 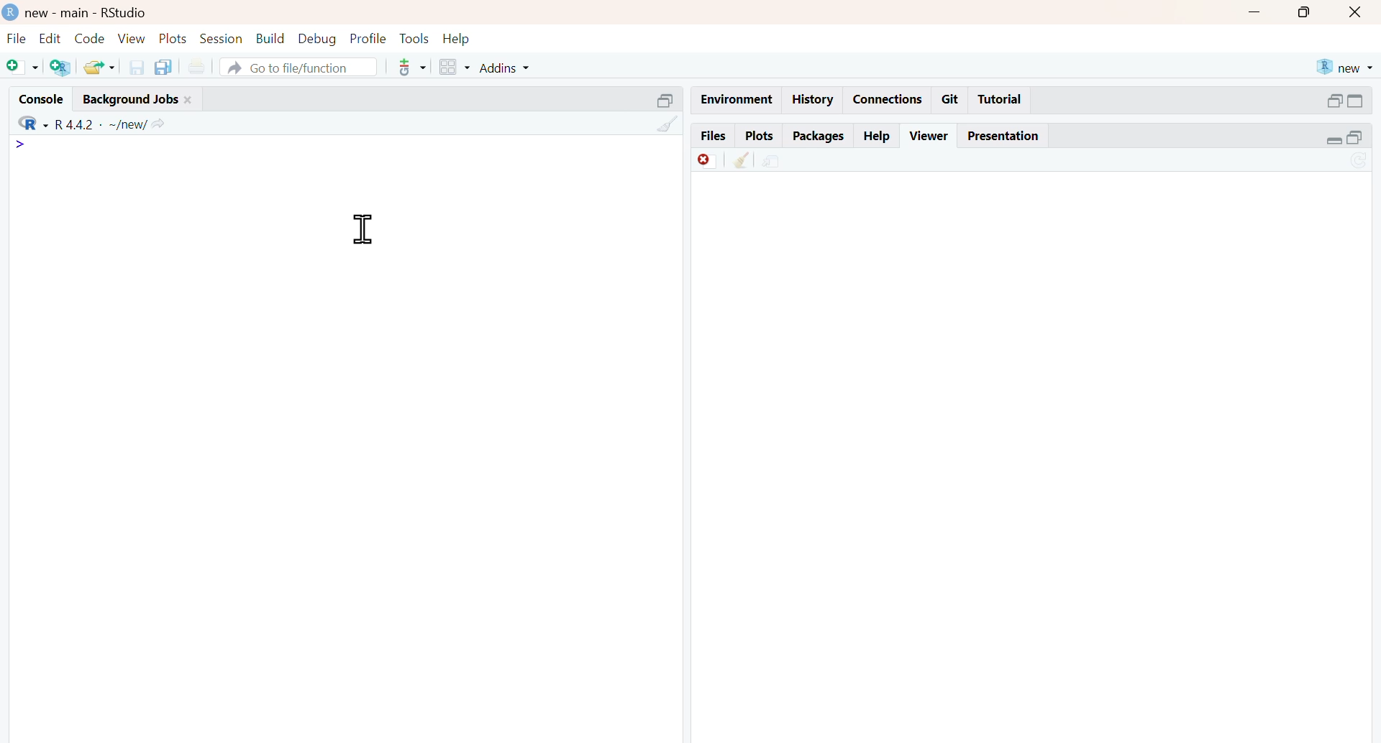 What do you see at coordinates (667, 124) in the screenshot?
I see `` at bounding box center [667, 124].